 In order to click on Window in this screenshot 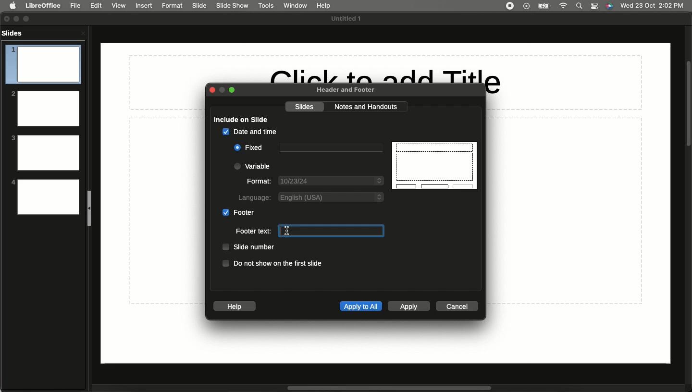, I will do `click(294, 5)`.